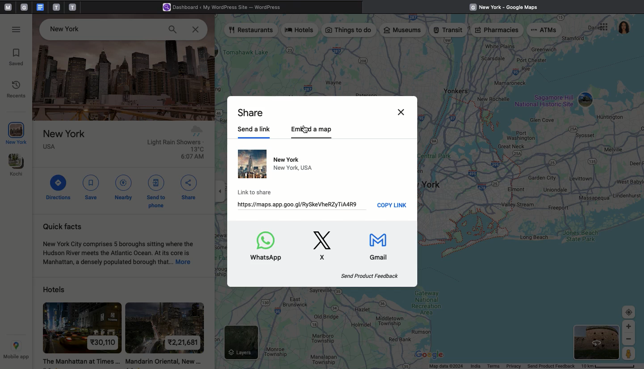 The image size is (644, 369). I want to click on Kochi, so click(17, 165).